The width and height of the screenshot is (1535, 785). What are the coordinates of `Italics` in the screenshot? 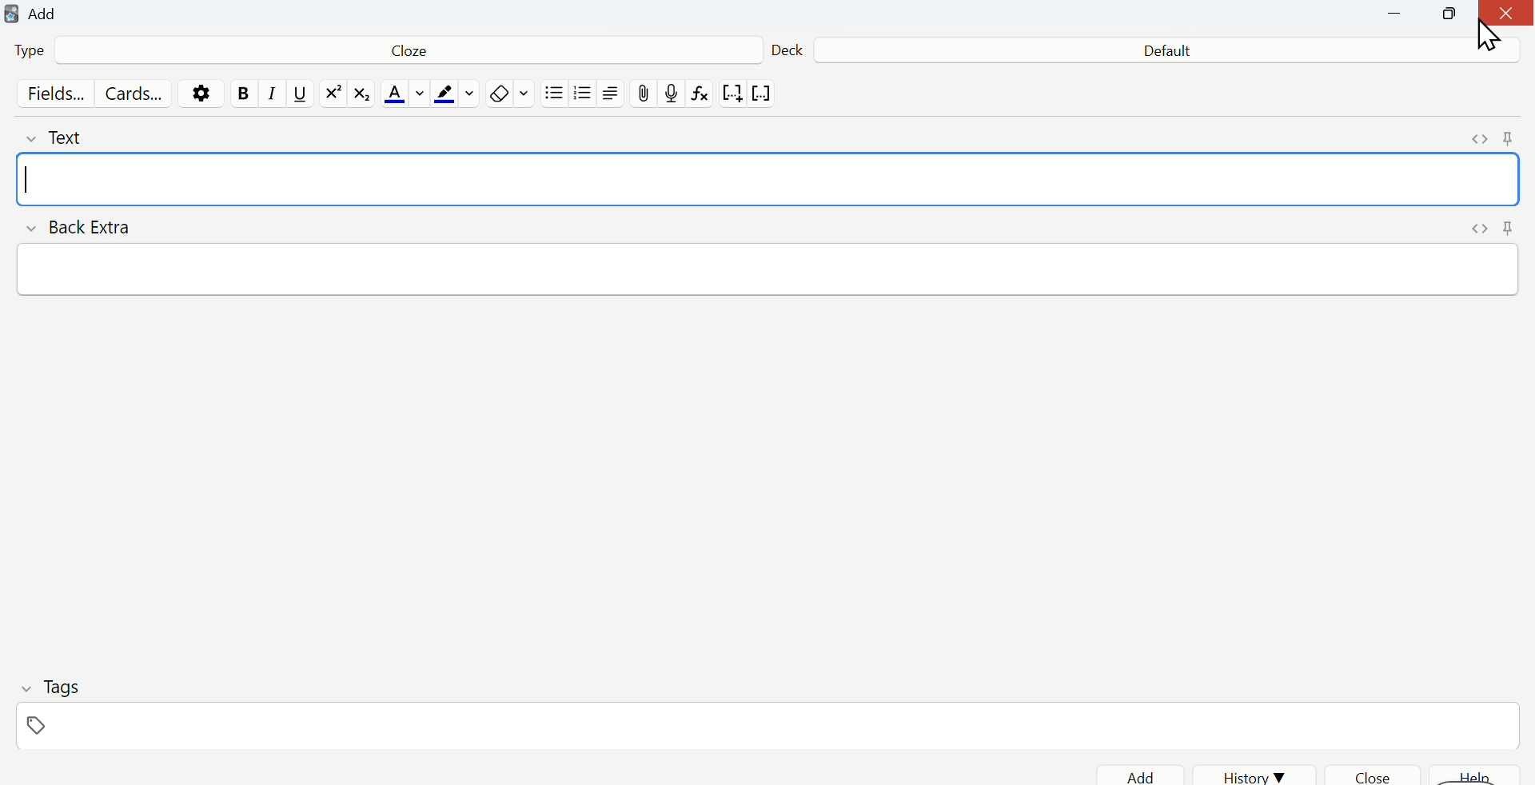 It's located at (268, 98).